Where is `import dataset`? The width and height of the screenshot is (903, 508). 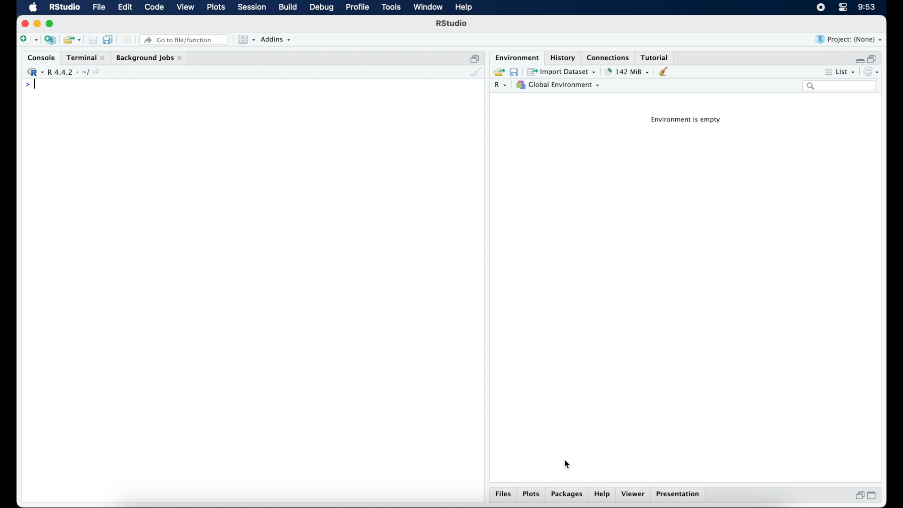 import dataset is located at coordinates (562, 71).